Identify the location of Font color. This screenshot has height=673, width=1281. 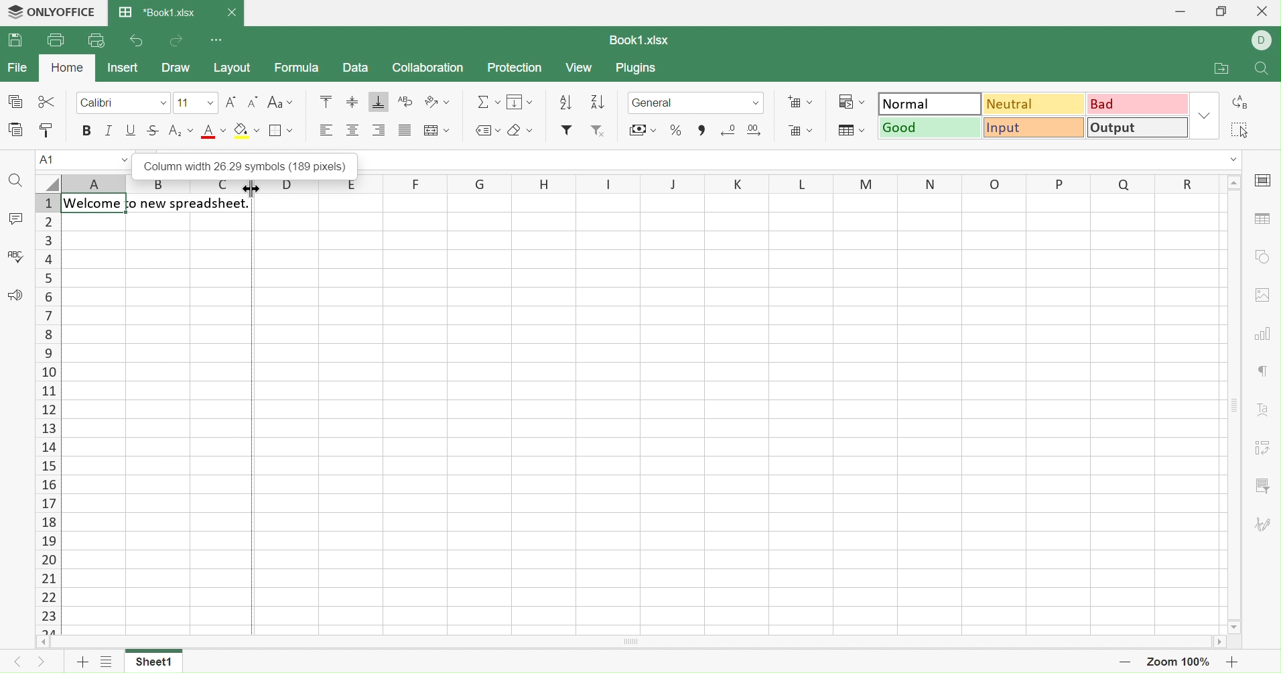
(216, 131).